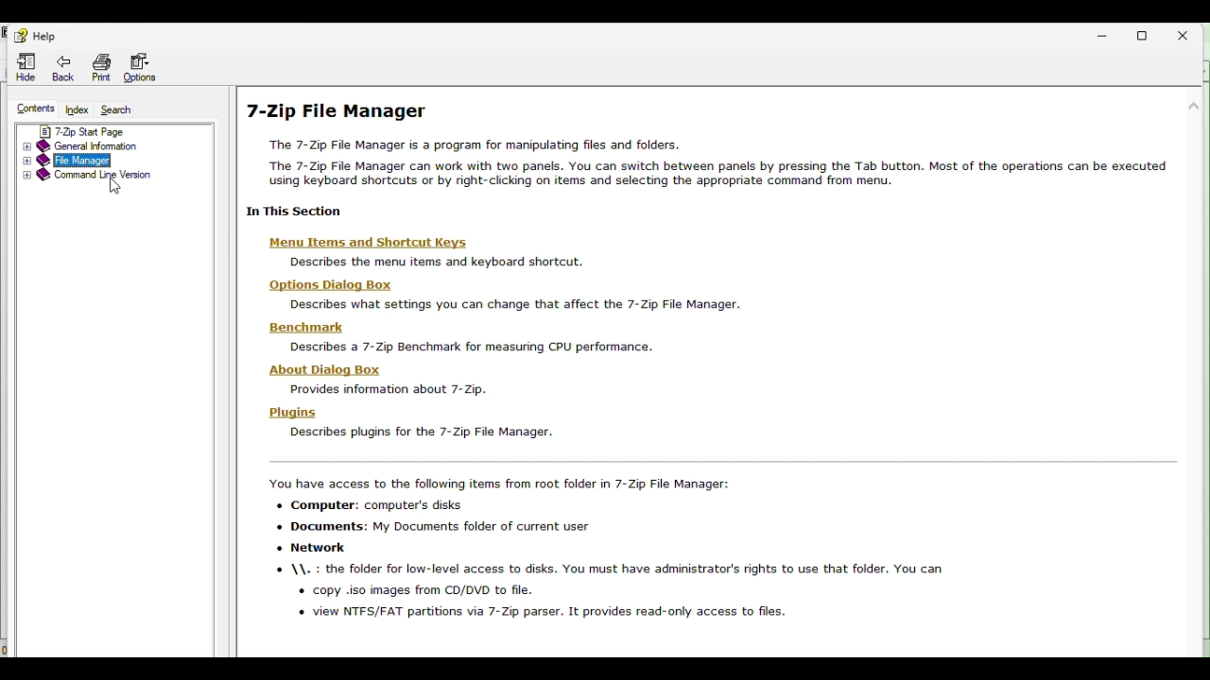 The image size is (1210, 680). What do you see at coordinates (29, 110) in the screenshot?
I see `Content` at bounding box center [29, 110].